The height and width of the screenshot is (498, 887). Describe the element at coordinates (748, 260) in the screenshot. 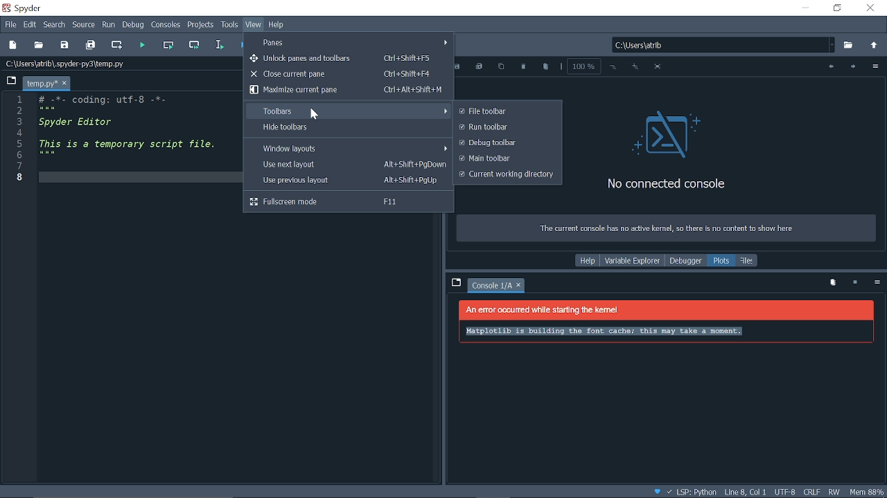

I see `Files` at that location.